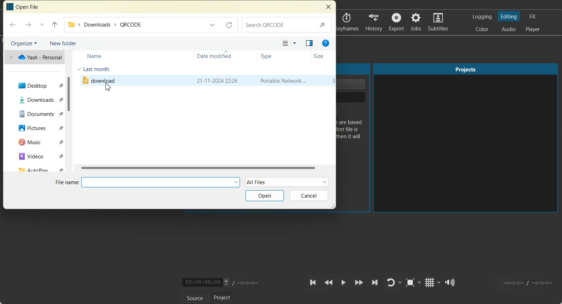  What do you see at coordinates (265, 195) in the screenshot?
I see `Open` at bounding box center [265, 195].